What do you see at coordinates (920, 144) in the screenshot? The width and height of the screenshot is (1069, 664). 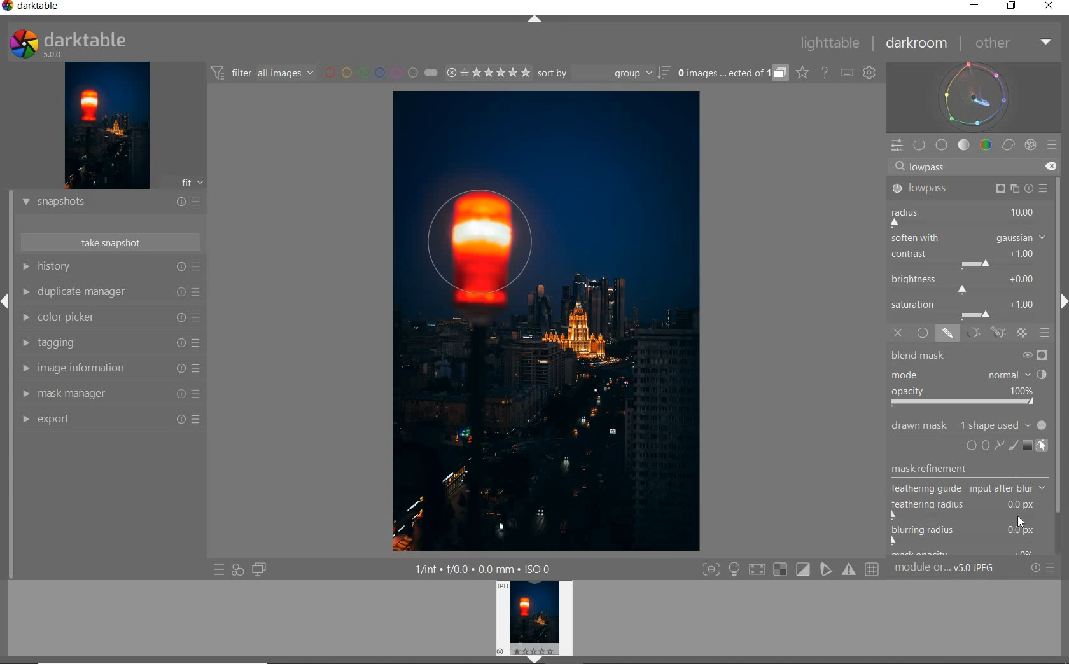 I see `SHOW ONLY ACTIVE MODULES` at bounding box center [920, 144].